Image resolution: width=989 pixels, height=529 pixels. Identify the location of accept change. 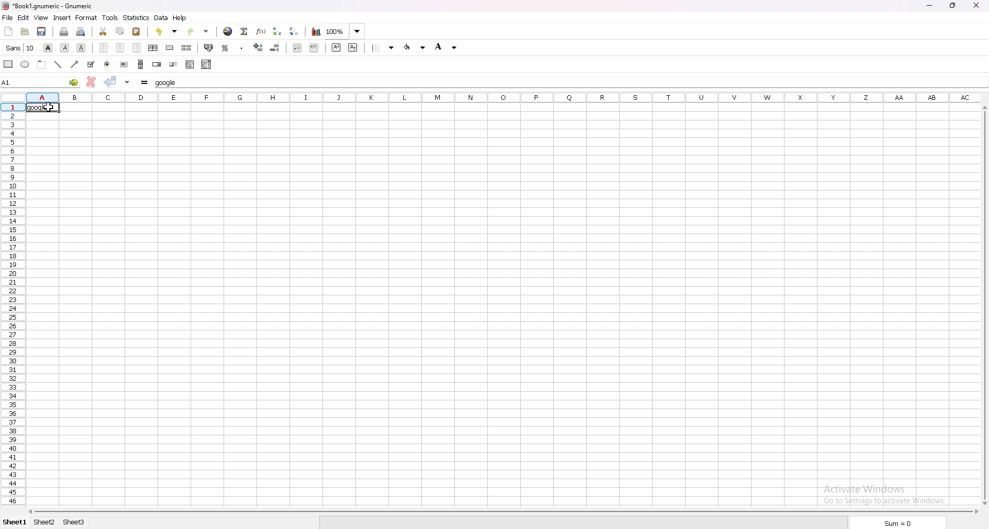
(111, 81).